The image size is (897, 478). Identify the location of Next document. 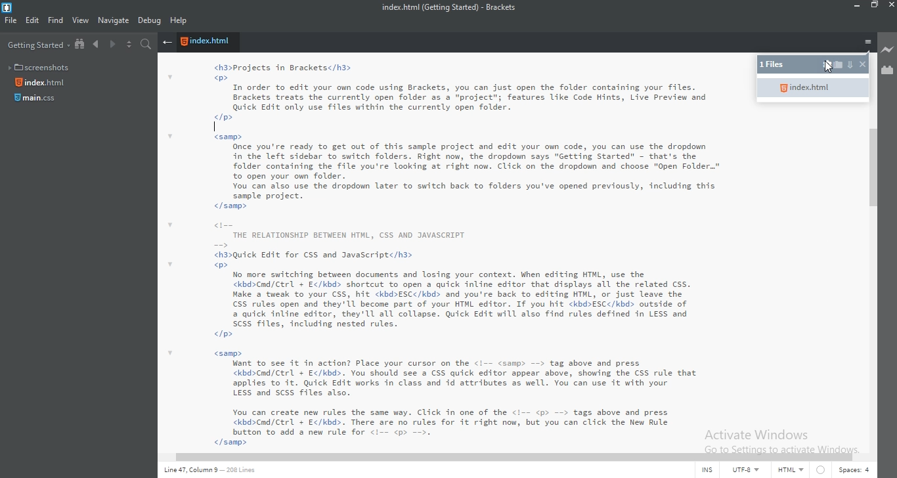
(112, 45).